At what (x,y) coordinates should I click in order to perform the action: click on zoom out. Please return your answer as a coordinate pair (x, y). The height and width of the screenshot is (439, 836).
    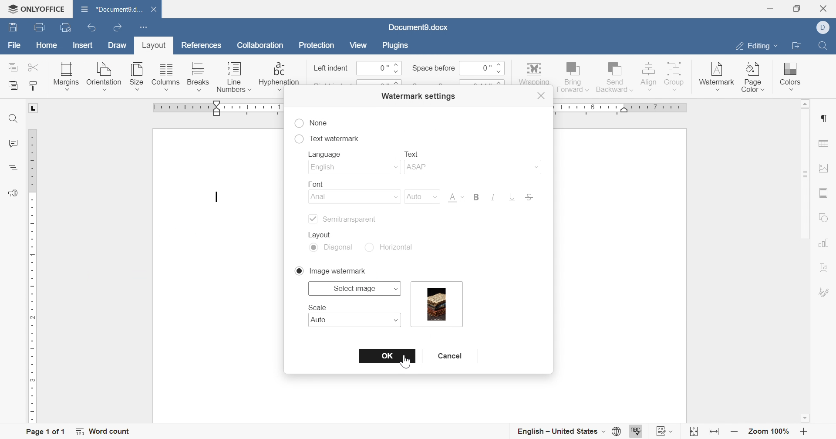
    Looking at the image, I should click on (735, 432).